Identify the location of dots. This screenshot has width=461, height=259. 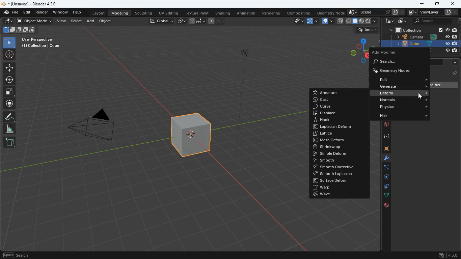
(386, 197).